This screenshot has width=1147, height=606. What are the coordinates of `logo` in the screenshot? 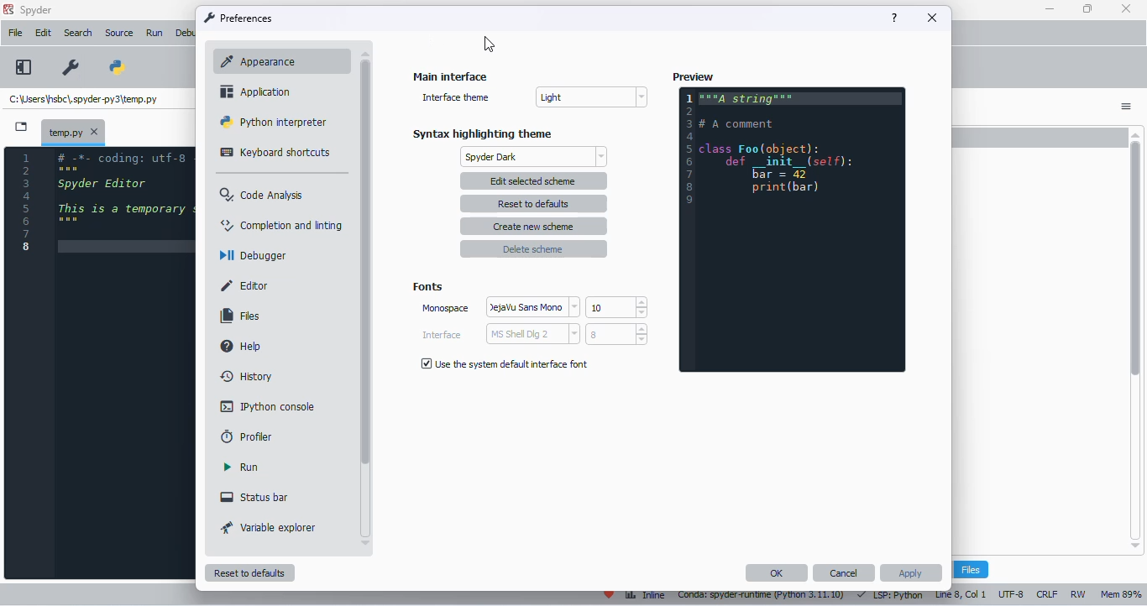 It's located at (8, 9).